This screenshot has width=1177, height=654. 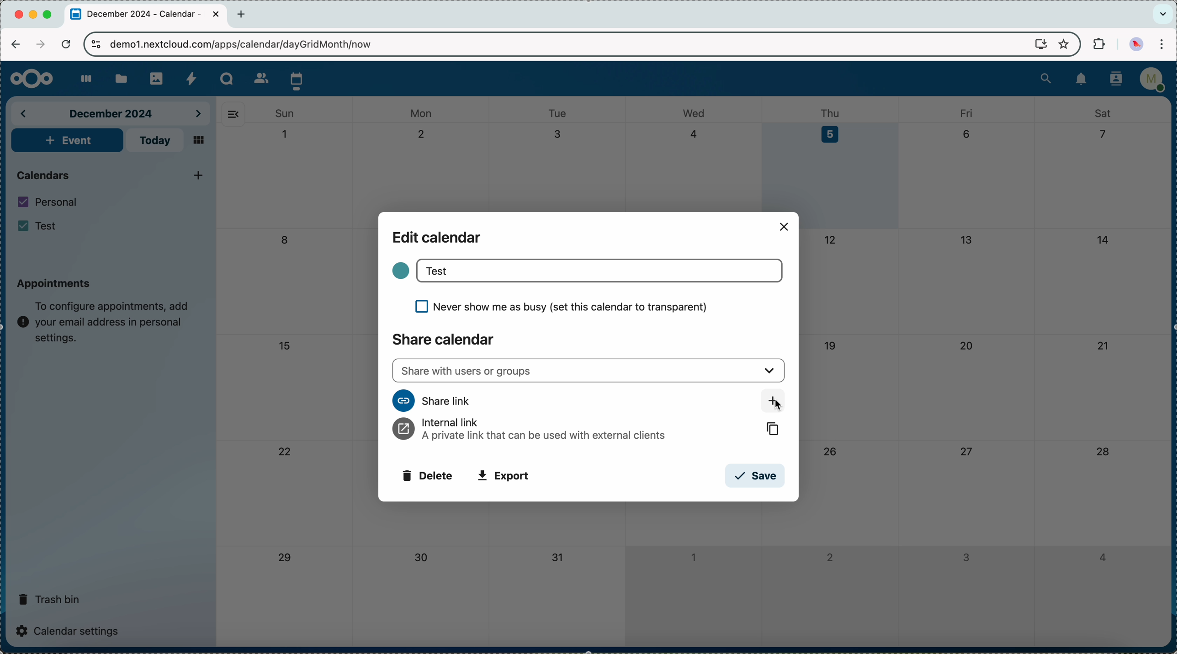 I want to click on calendar settings, so click(x=70, y=630).